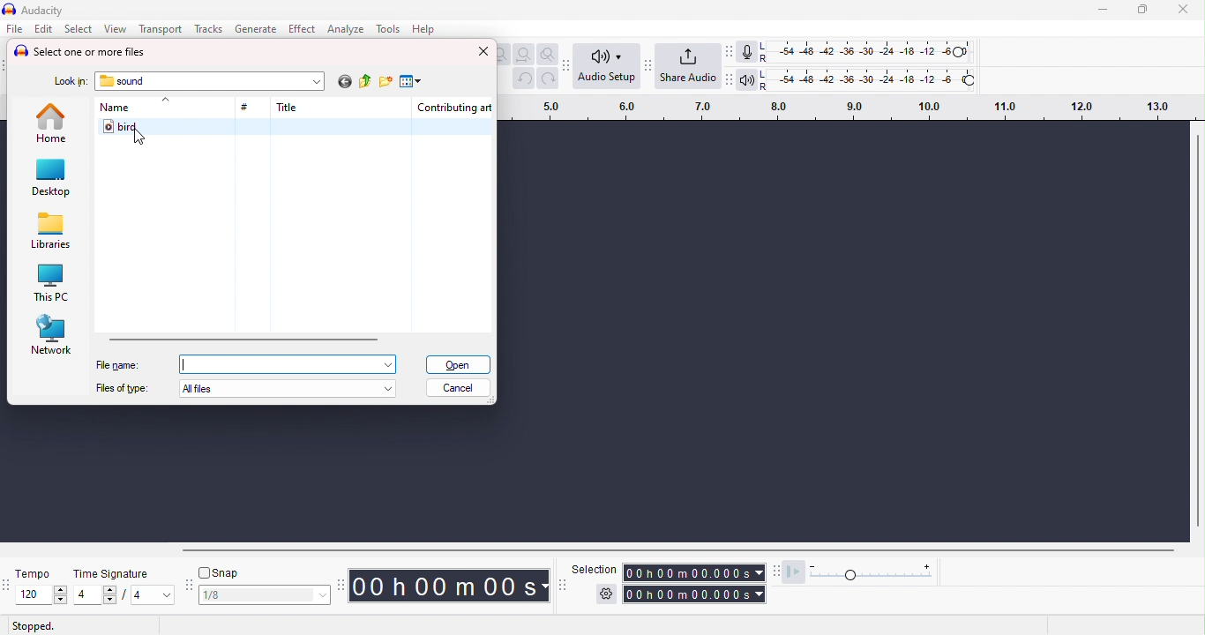 Image resolution: width=1205 pixels, height=635 pixels. I want to click on typing cursor, so click(187, 363).